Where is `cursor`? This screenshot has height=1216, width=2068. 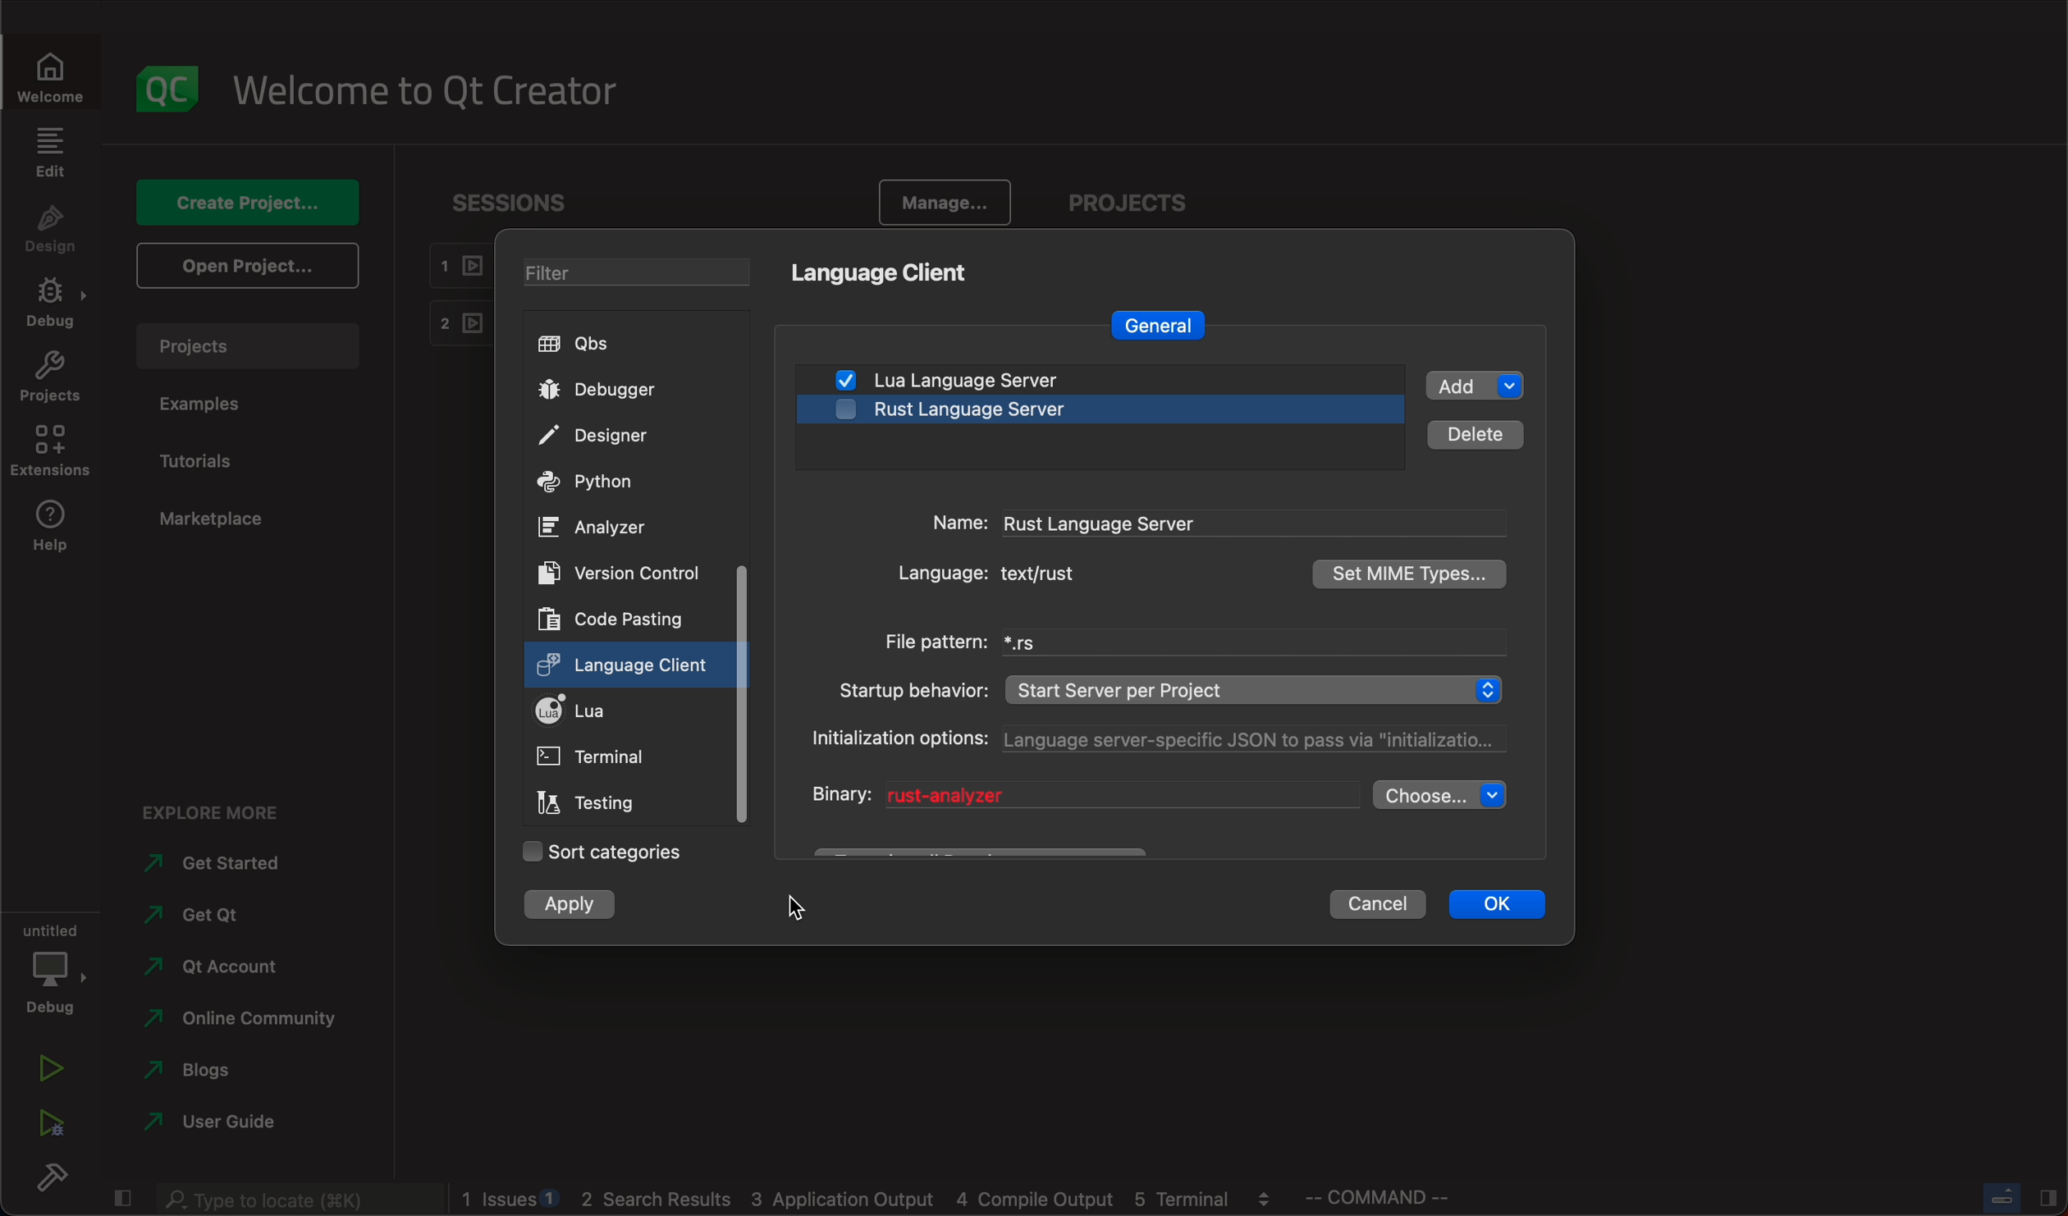
cursor is located at coordinates (807, 903).